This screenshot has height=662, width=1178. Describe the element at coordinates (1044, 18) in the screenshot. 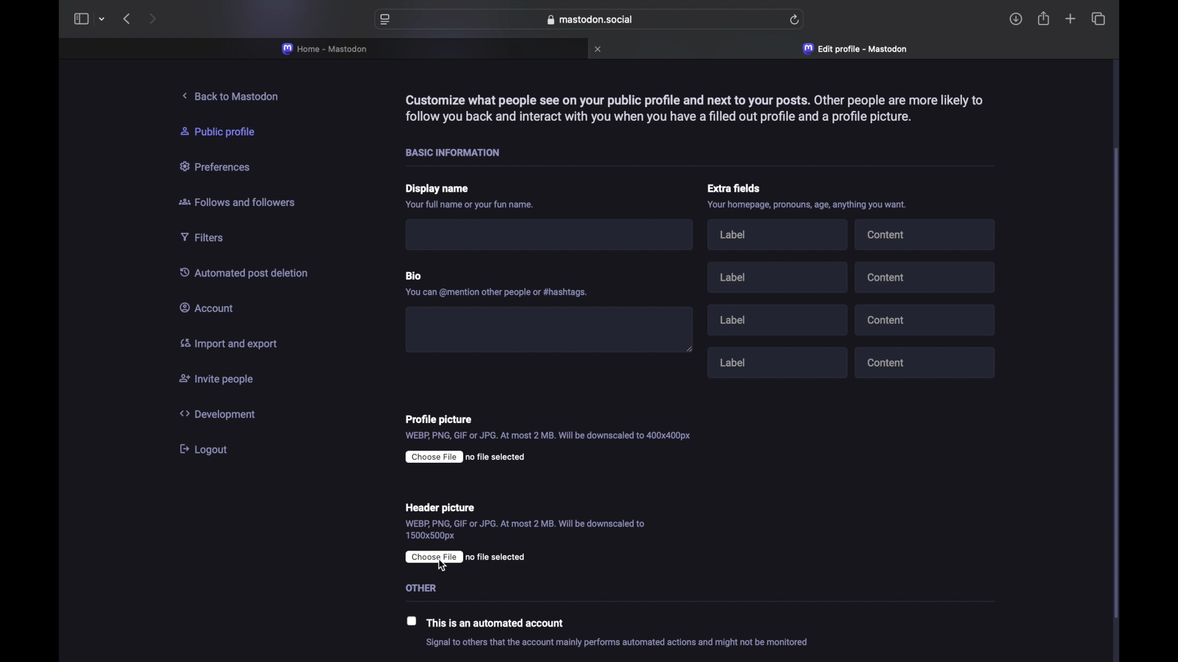

I see `share` at that location.